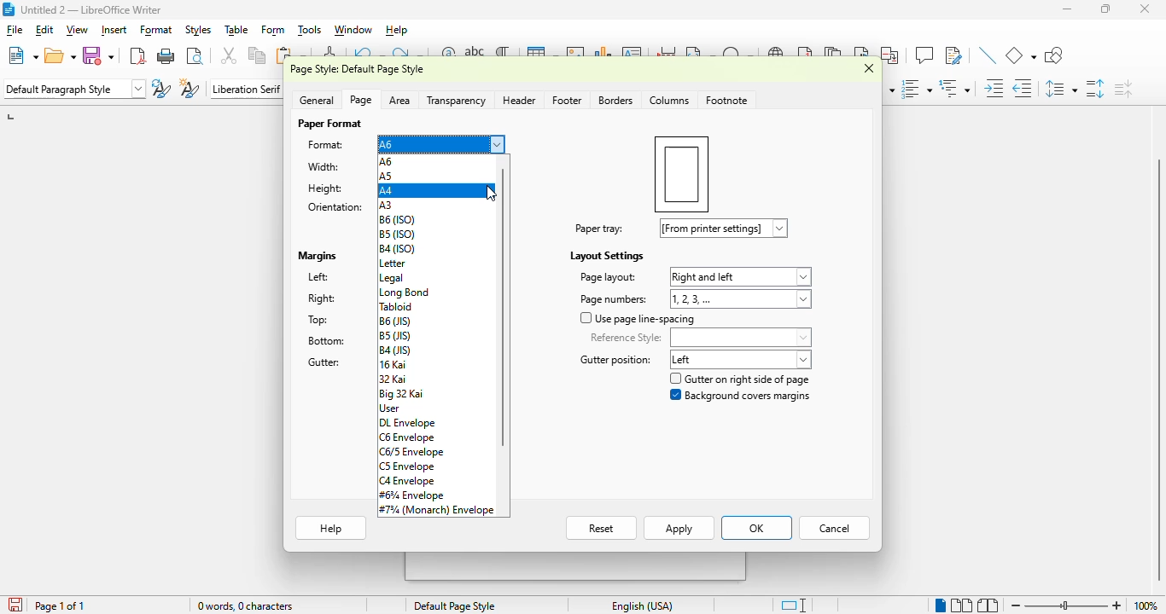 The height and width of the screenshot is (614, 1166). I want to click on apply, so click(679, 528).